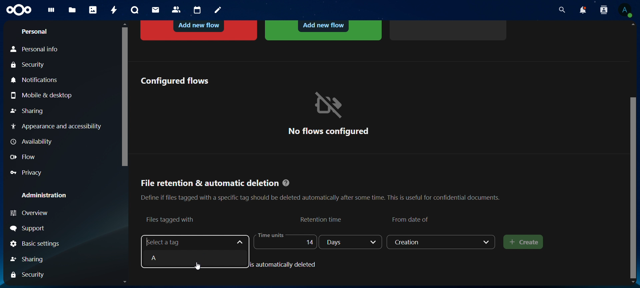  What do you see at coordinates (20, 10) in the screenshot?
I see `icon` at bounding box center [20, 10].